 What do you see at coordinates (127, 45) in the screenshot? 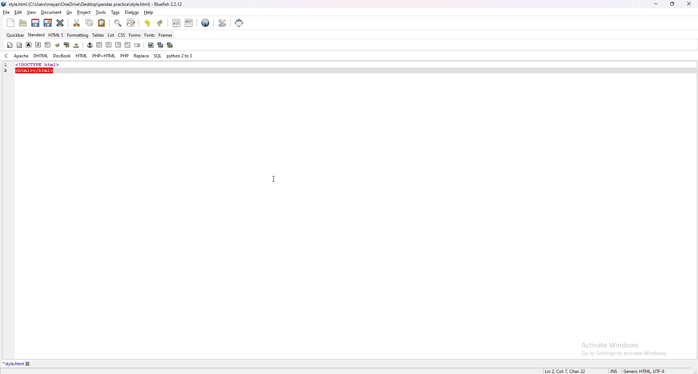
I see `html comment` at bounding box center [127, 45].